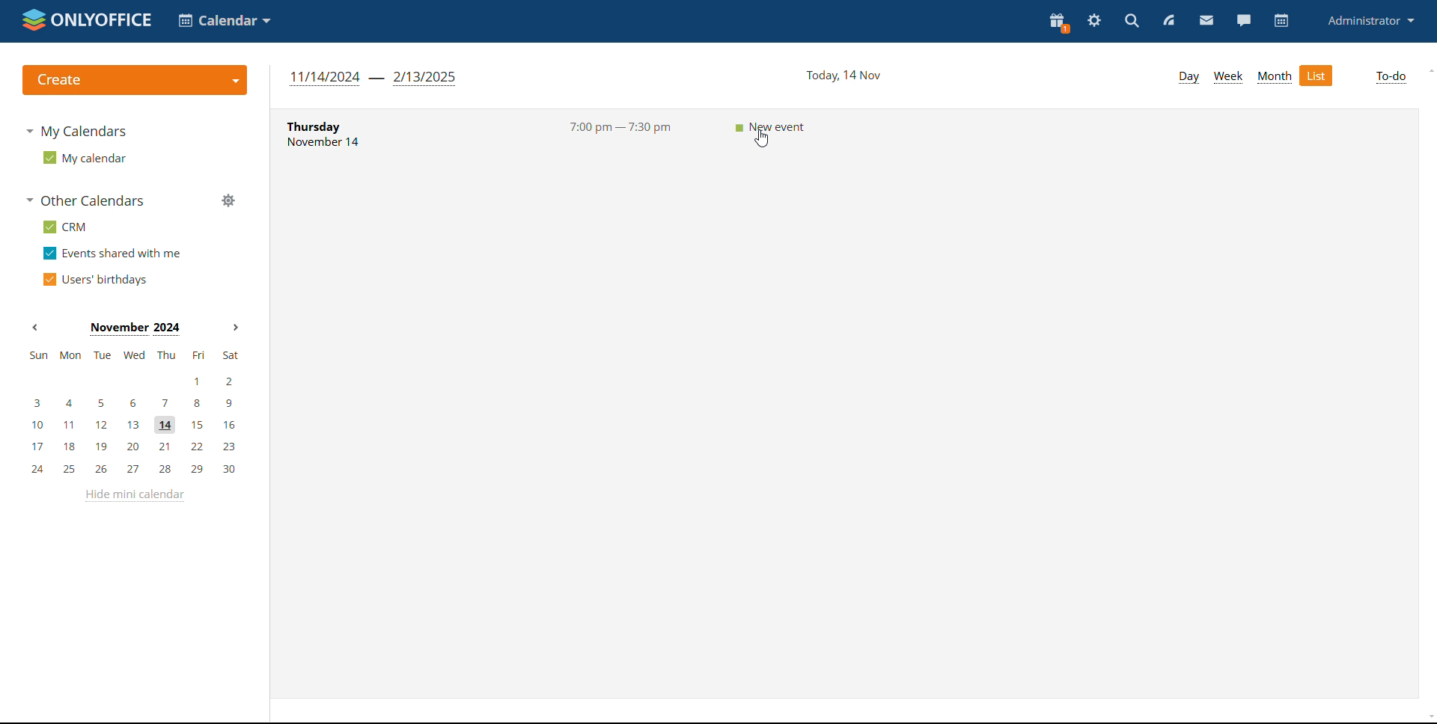 This screenshot has width=1437, height=724. What do you see at coordinates (847, 132) in the screenshot?
I see `today's event` at bounding box center [847, 132].